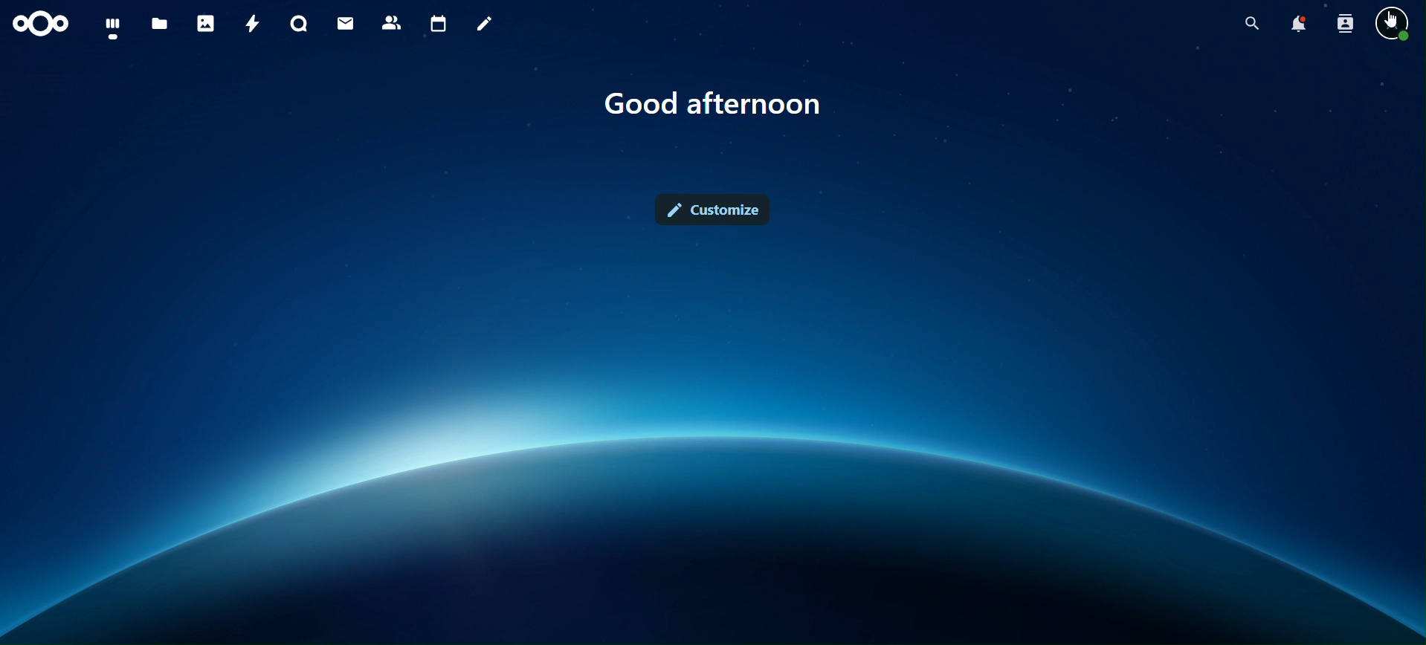 This screenshot has height=645, width=1426. Describe the element at coordinates (112, 29) in the screenshot. I see `dashboard` at that location.